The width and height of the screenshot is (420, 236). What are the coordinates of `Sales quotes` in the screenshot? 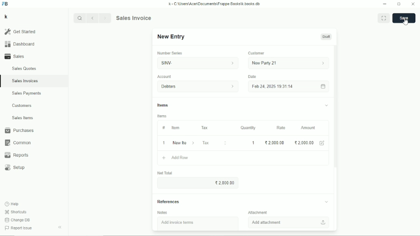 It's located at (23, 68).